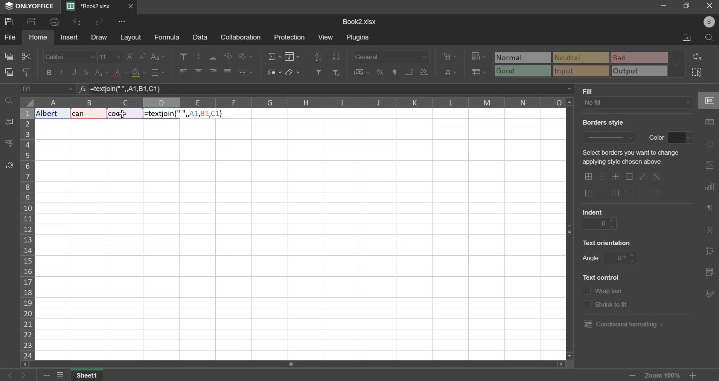  Describe the element at coordinates (102, 72) in the screenshot. I see `subscript & superscript` at that location.